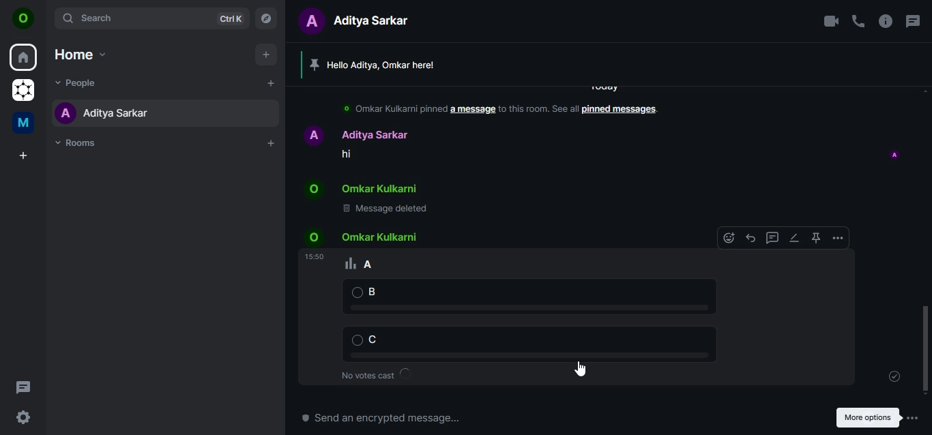 The width and height of the screenshot is (932, 435). What do you see at coordinates (265, 55) in the screenshot?
I see `add` at bounding box center [265, 55].